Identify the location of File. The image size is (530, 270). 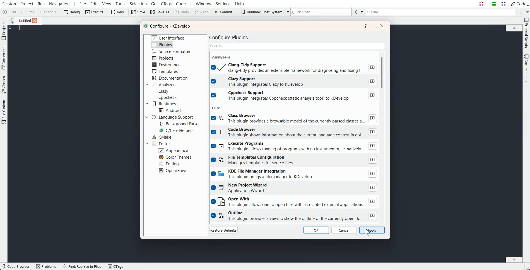
(23, 20).